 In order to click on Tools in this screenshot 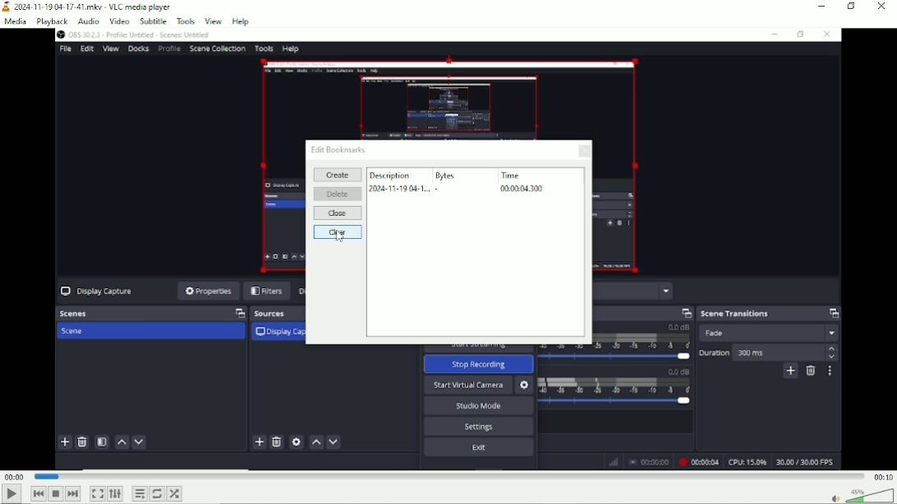, I will do `click(186, 21)`.